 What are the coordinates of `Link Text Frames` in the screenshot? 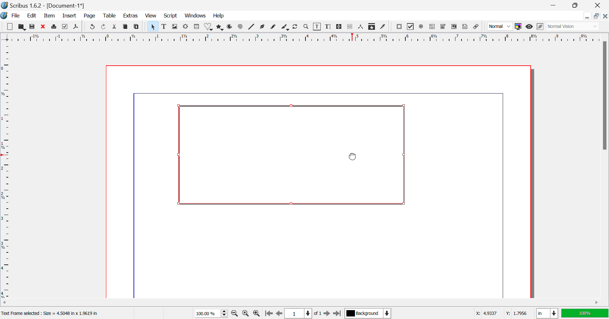 It's located at (338, 27).